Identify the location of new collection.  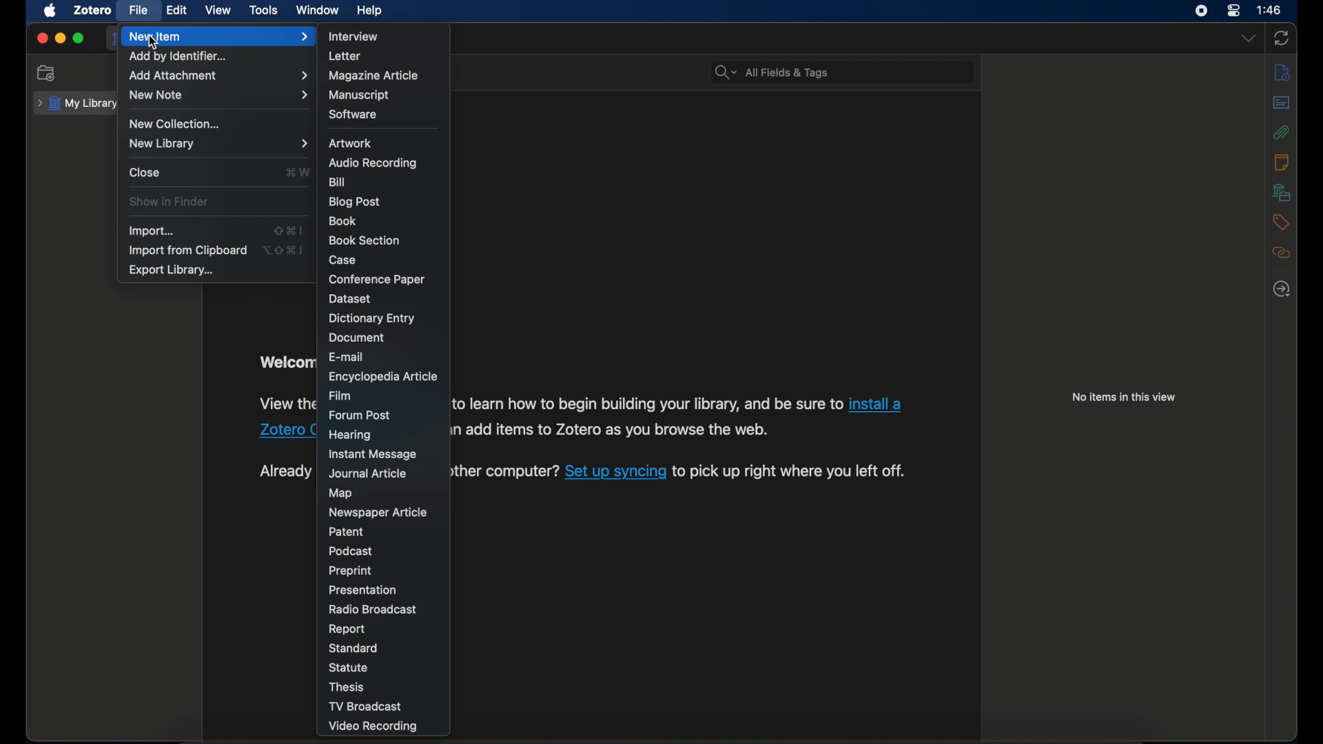
(48, 72).